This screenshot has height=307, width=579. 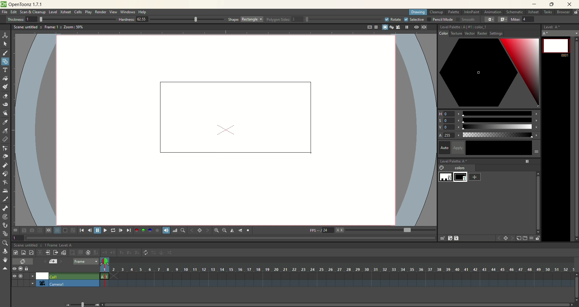 What do you see at coordinates (561, 33) in the screenshot?
I see `A+` at bounding box center [561, 33].